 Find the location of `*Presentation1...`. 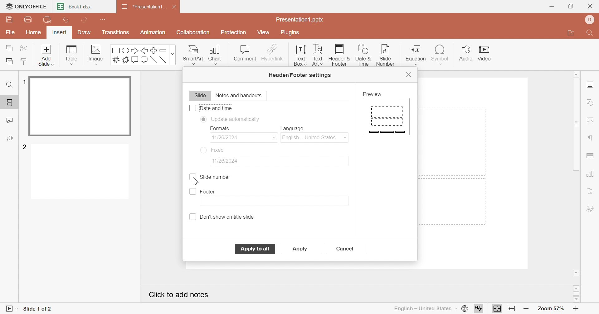

*Presentation1... is located at coordinates (142, 7).